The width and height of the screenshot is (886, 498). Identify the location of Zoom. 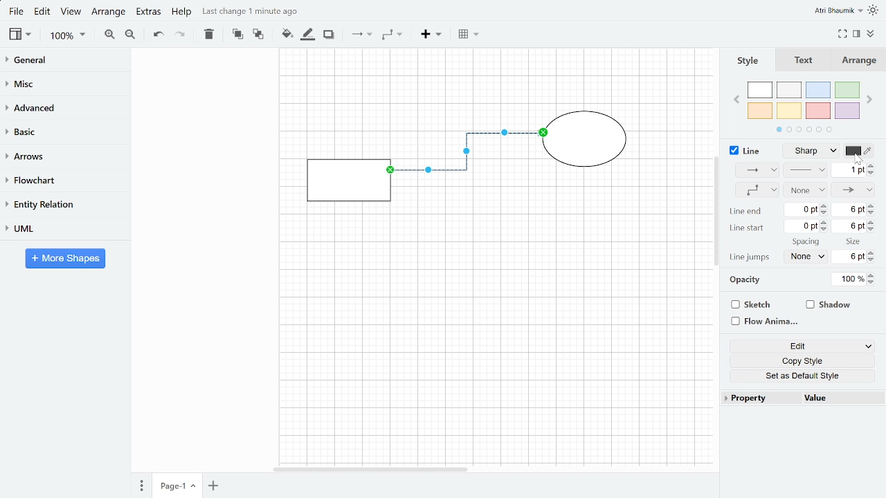
(67, 37).